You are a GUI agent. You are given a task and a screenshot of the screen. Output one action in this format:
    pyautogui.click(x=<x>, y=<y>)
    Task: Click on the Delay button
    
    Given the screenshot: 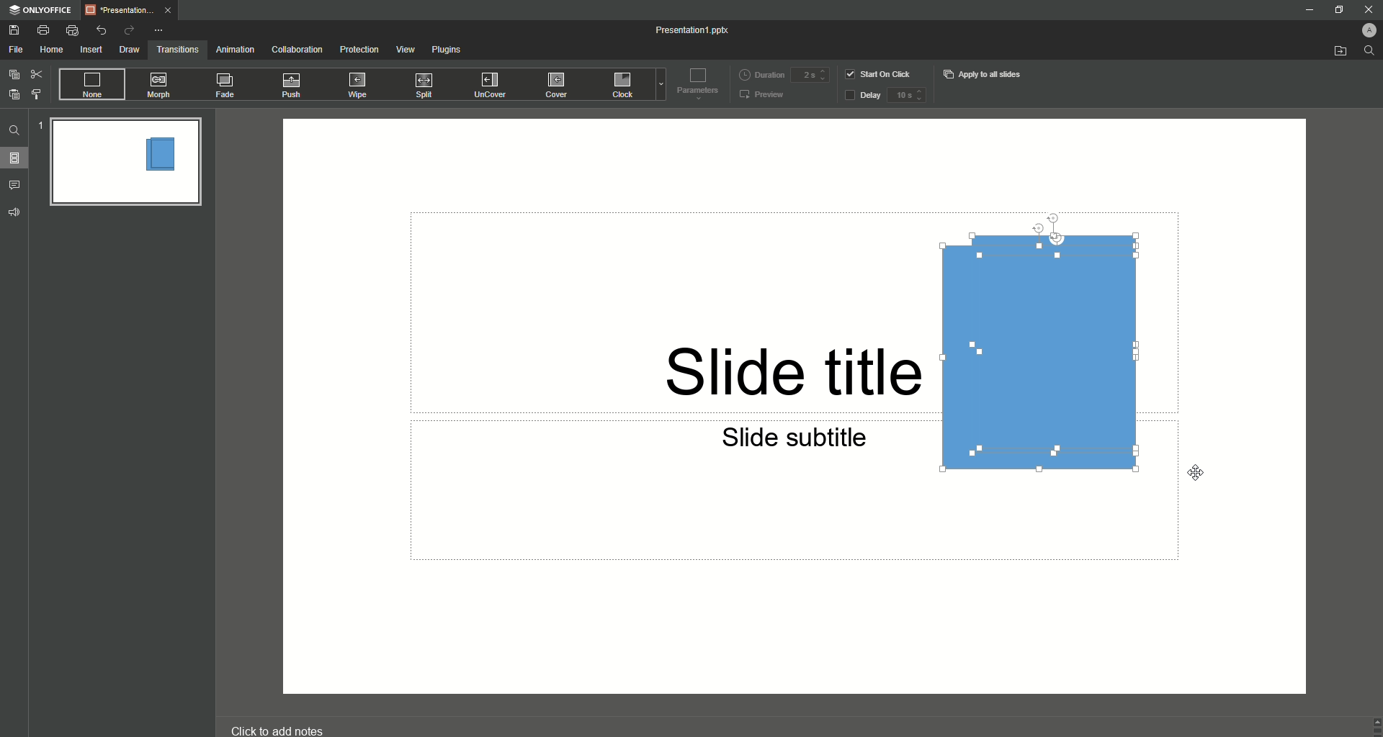 What is the action you would take?
    pyautogui.click(x=862, y=96)
    